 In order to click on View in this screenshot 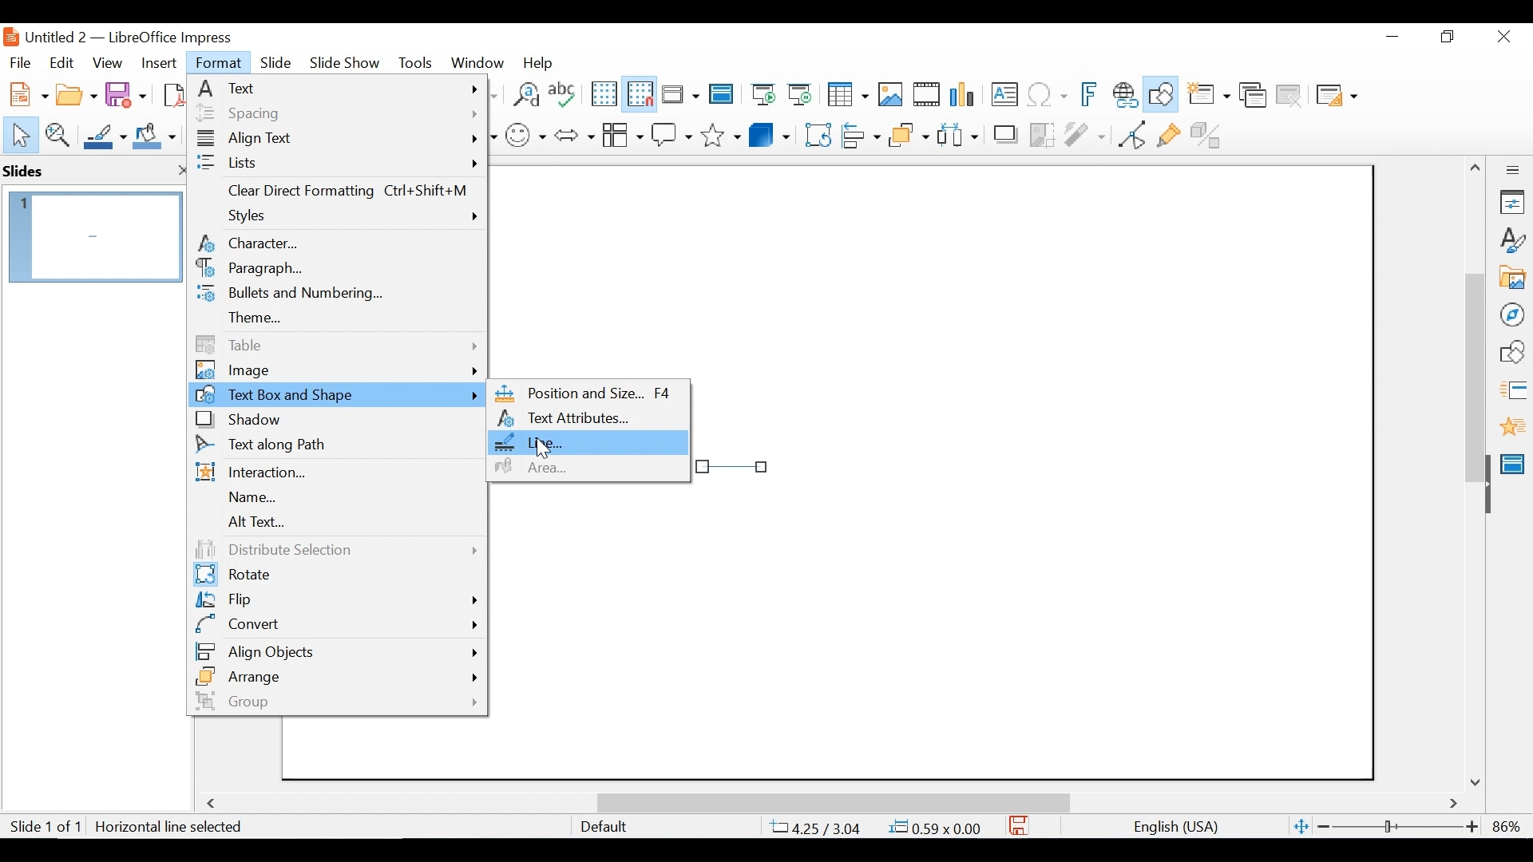, I will do `click(108, 62)`.